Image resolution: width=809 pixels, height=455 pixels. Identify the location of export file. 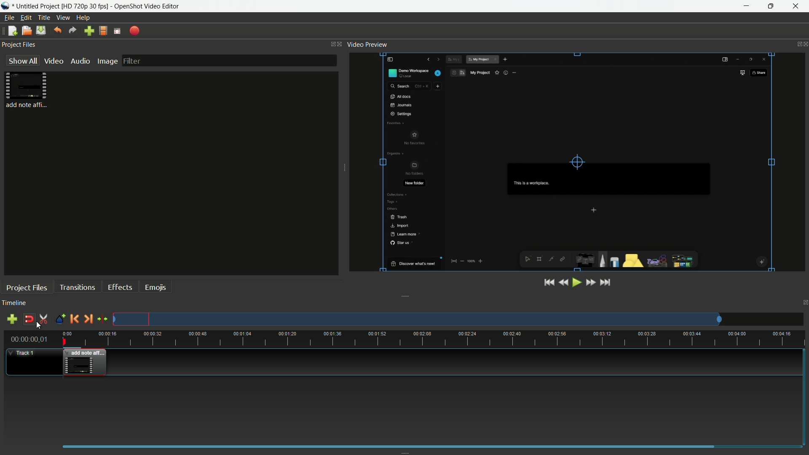
(134, 32).